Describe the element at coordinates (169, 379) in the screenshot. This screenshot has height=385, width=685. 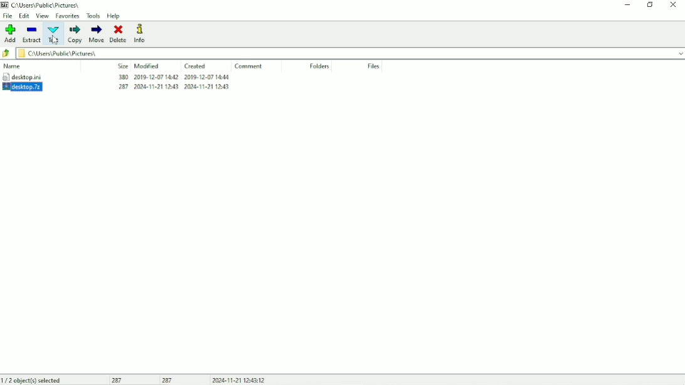
I see `287` at that location.